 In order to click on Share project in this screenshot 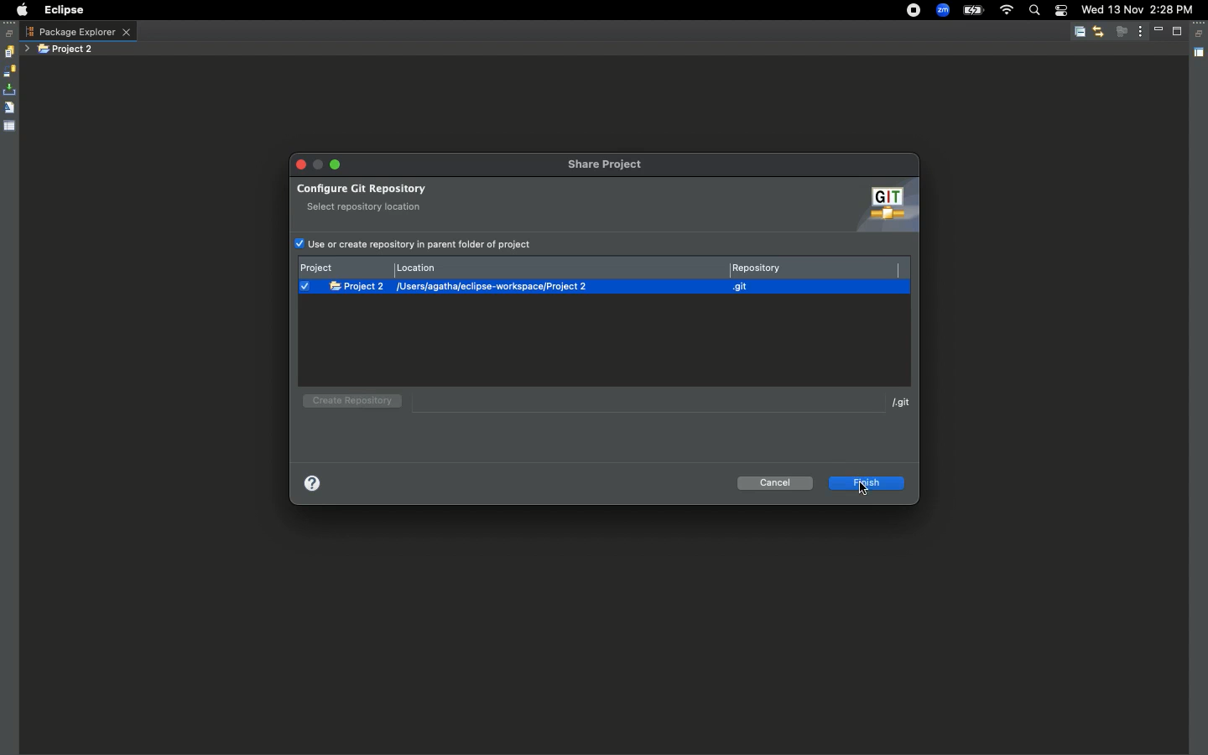, I will do `click(612, 165)`.